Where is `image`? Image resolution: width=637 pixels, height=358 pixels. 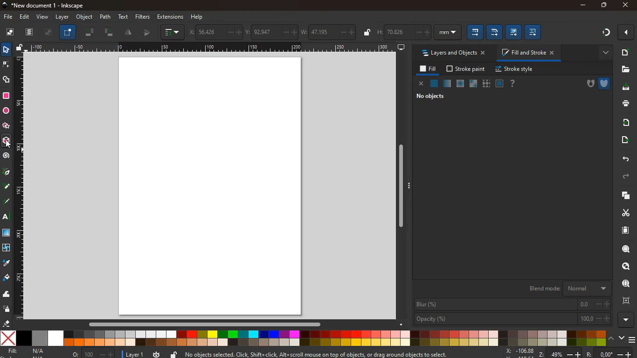
image is located at coordinates (48, 34).